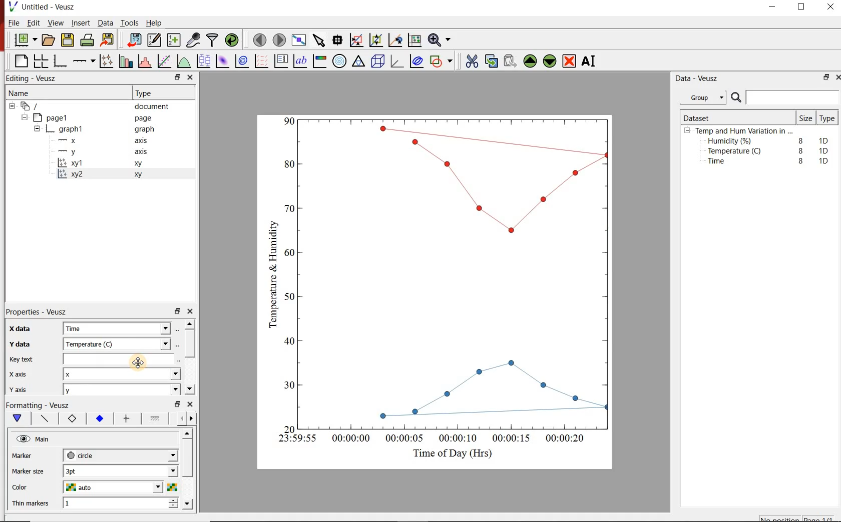 The width and height of the screenshot is (841, 522). What do you see at coordinates (780, 518) in the screenshot?
I see `No position` at bounding box center [780, 518].